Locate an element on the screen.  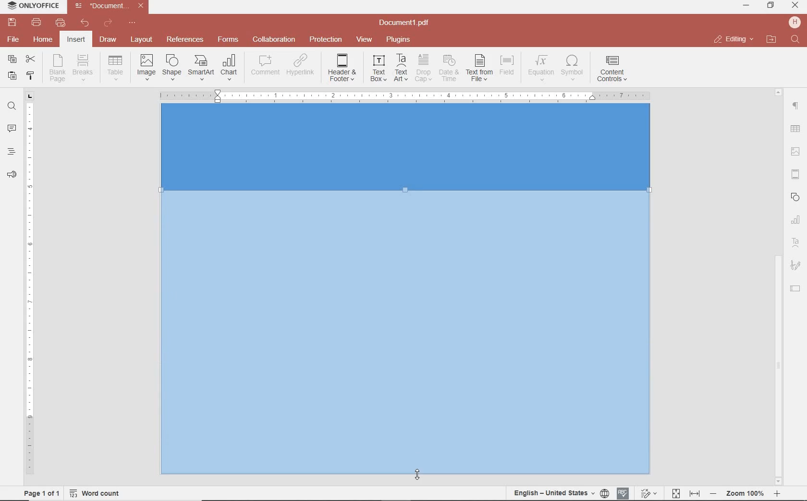
tab stop is located at coordinates (30, 95).